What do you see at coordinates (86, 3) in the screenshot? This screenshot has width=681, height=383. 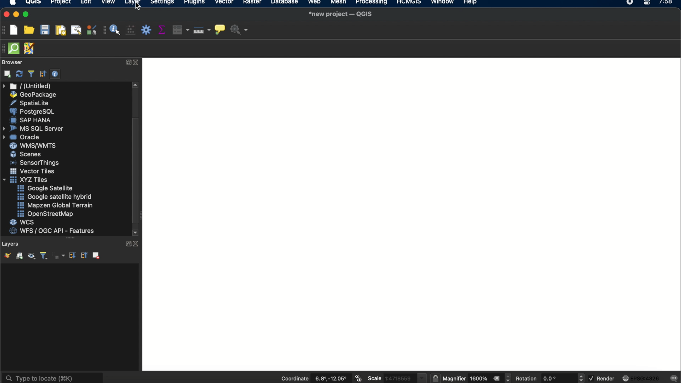 I see `edit` at bounding box center [86, 3].